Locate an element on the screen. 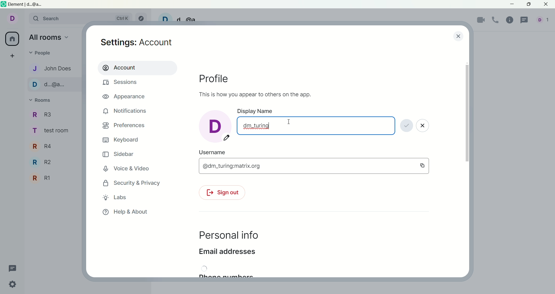 This screenshot has height=294, width=555. R4 is located at coordinates (45, 146).